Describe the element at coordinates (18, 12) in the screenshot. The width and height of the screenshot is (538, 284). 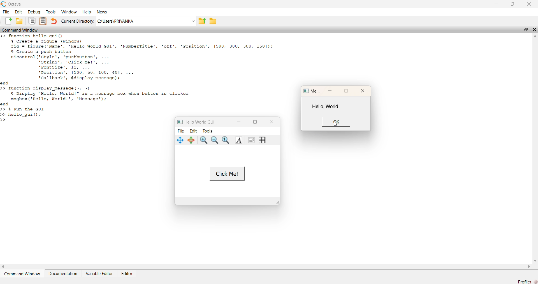
I see `Edit` at that location.